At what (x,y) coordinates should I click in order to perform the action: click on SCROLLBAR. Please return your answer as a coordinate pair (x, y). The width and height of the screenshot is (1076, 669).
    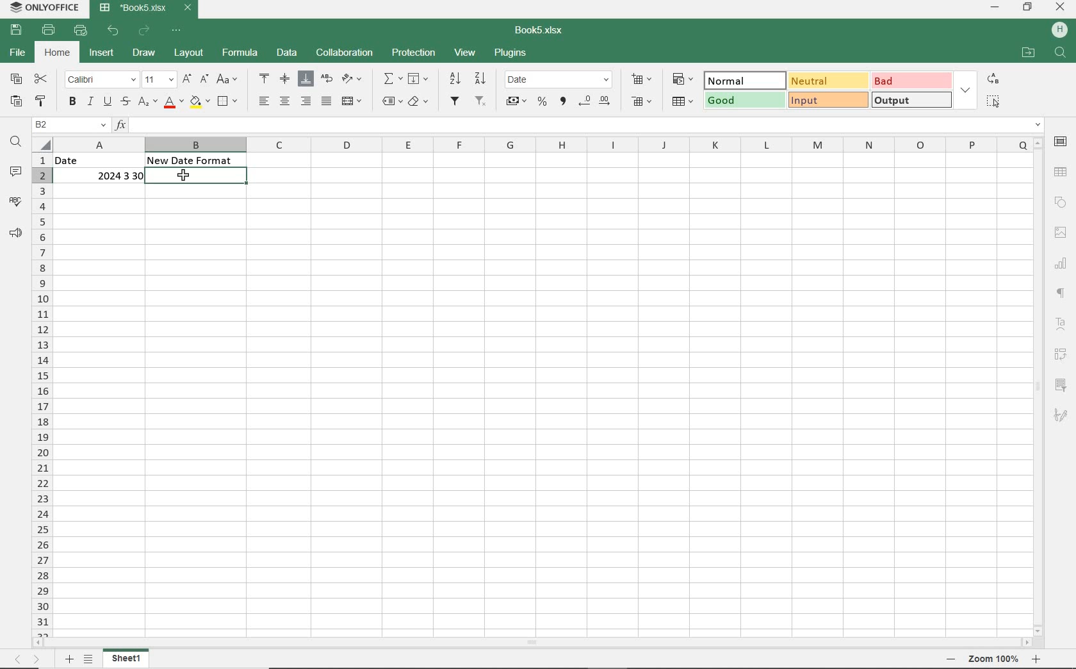
    Looking at the image, I should click on (1040, 384).